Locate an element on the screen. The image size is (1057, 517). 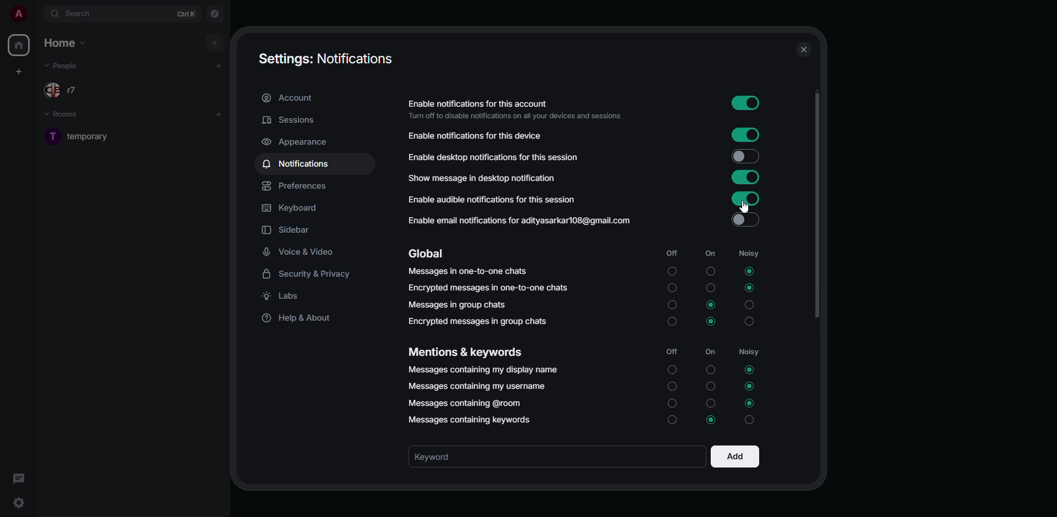
messages containing name is located at coordinates (483, 371).